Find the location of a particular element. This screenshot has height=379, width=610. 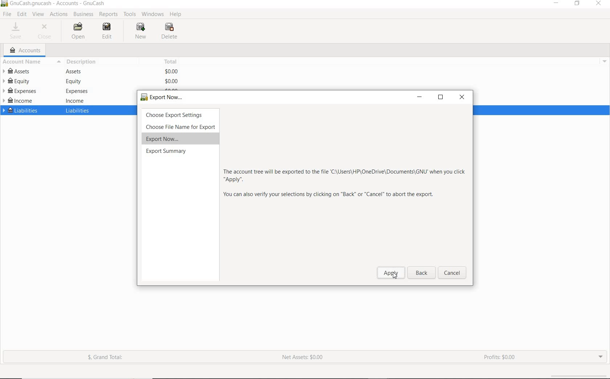

cursor is located at coordinates (395, 276).